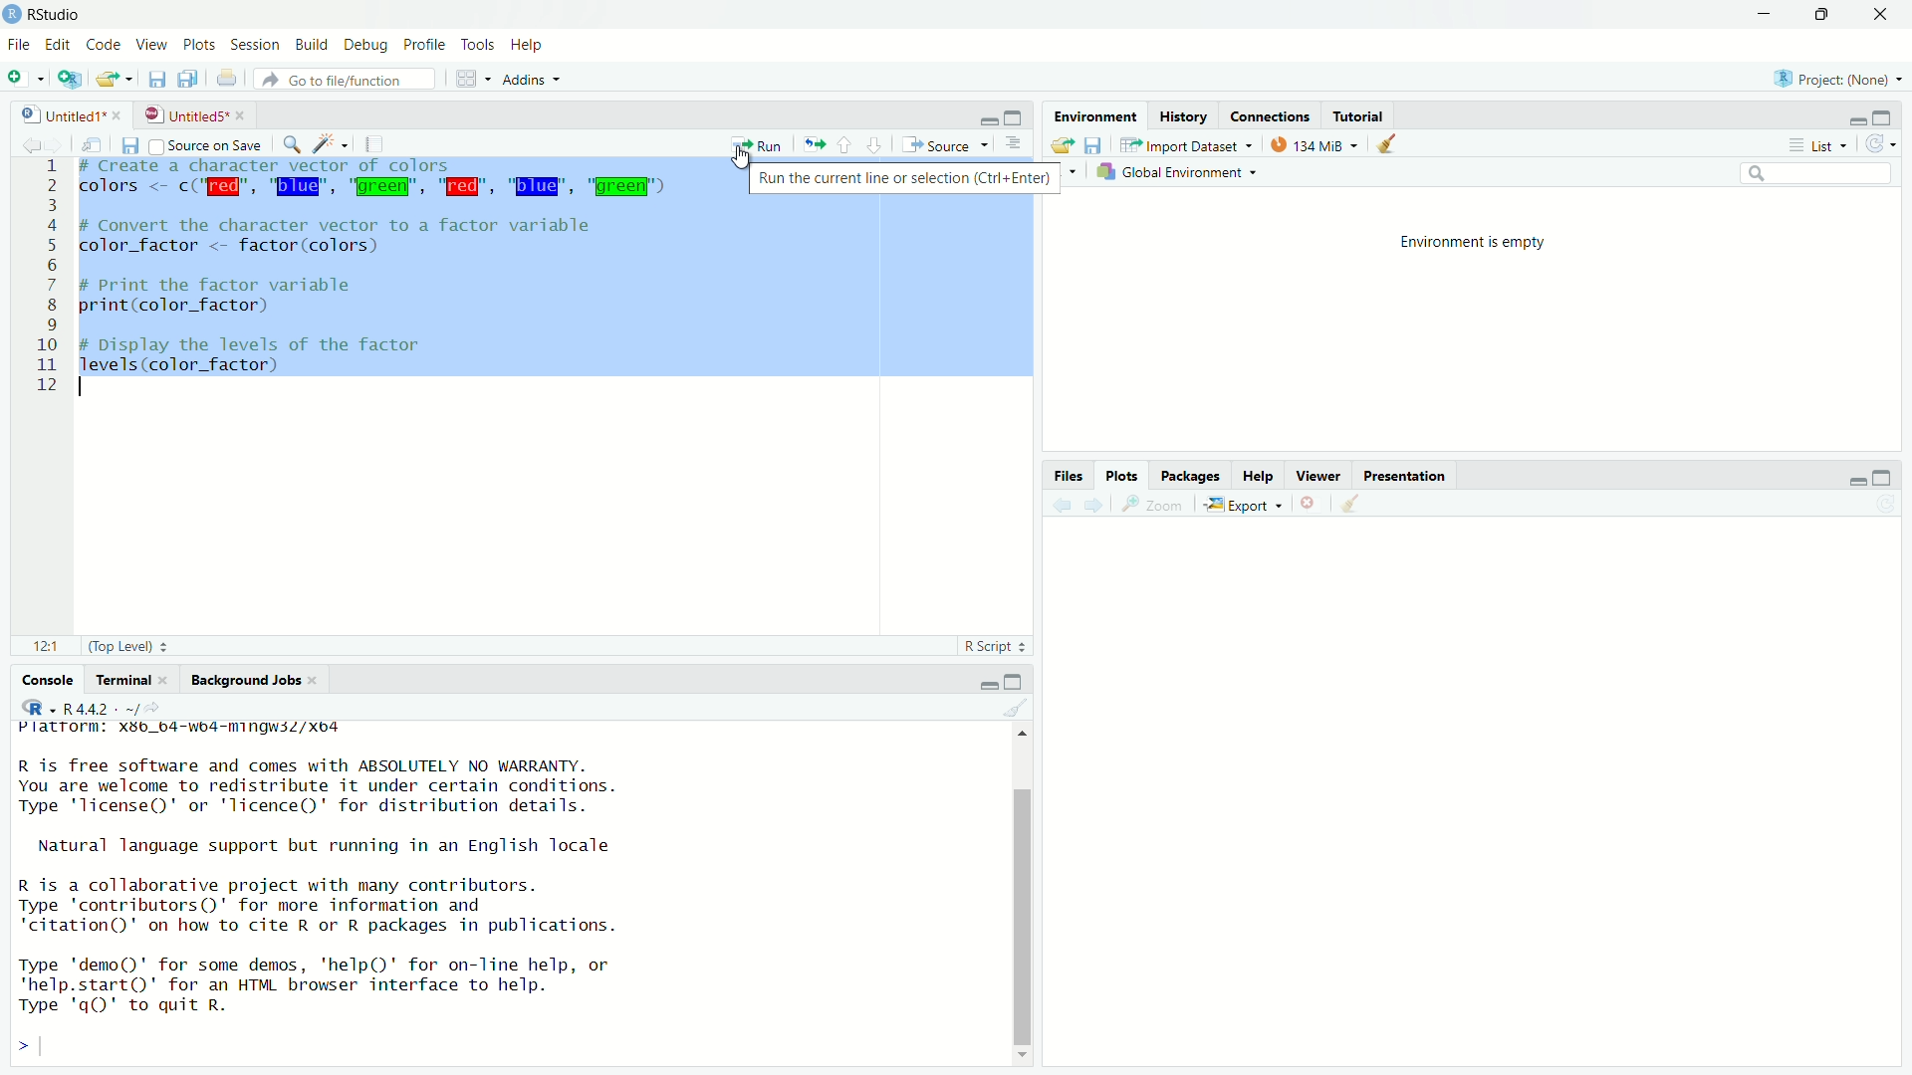 The width and height of the screenshot is (1912, 1075). What do you see at coordinates (1026, 899) in the screenshot?
I see `scrollbar` at bounding box center [1026, 899].